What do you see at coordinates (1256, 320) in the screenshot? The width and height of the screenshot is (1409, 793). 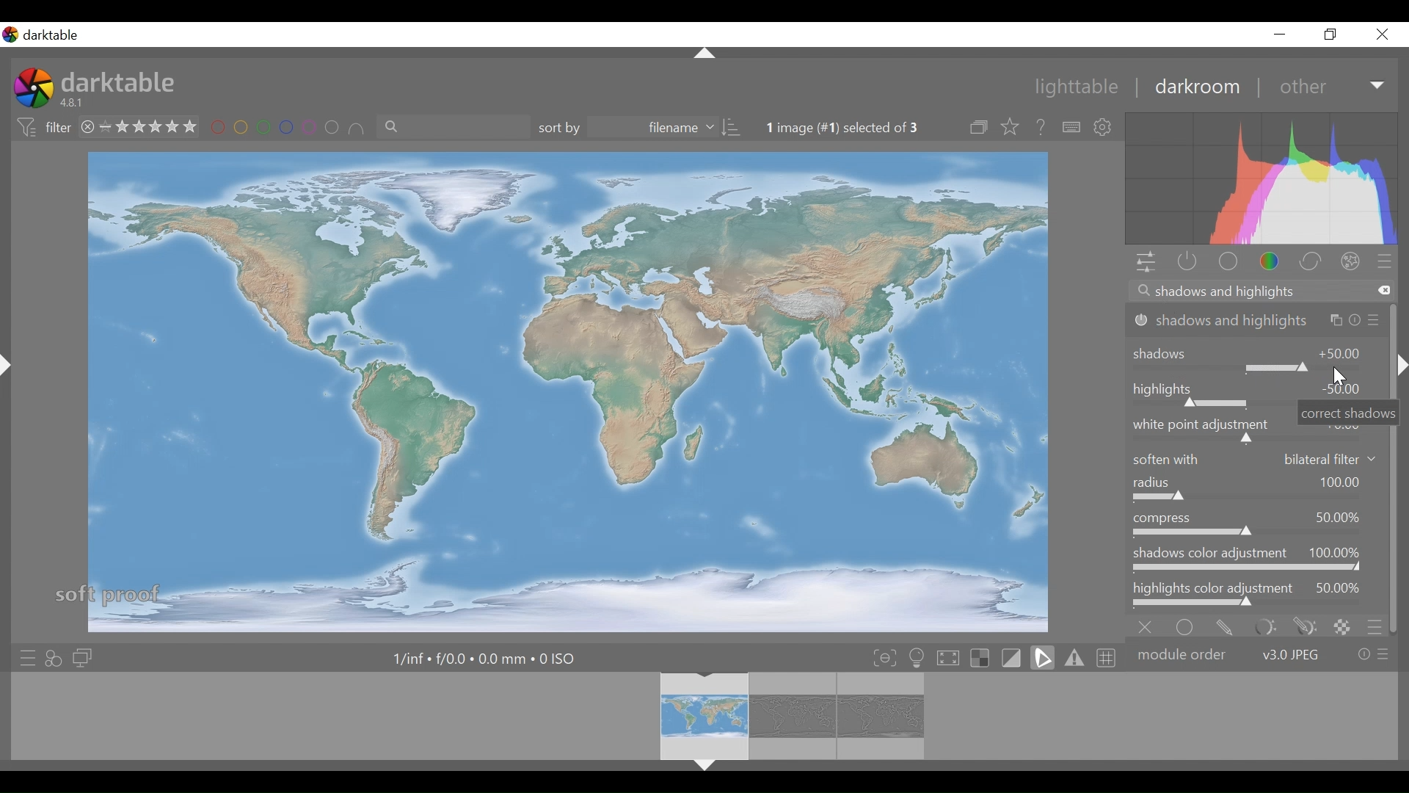 I see `shadows and highlights` at bounding box center [1256, 320].